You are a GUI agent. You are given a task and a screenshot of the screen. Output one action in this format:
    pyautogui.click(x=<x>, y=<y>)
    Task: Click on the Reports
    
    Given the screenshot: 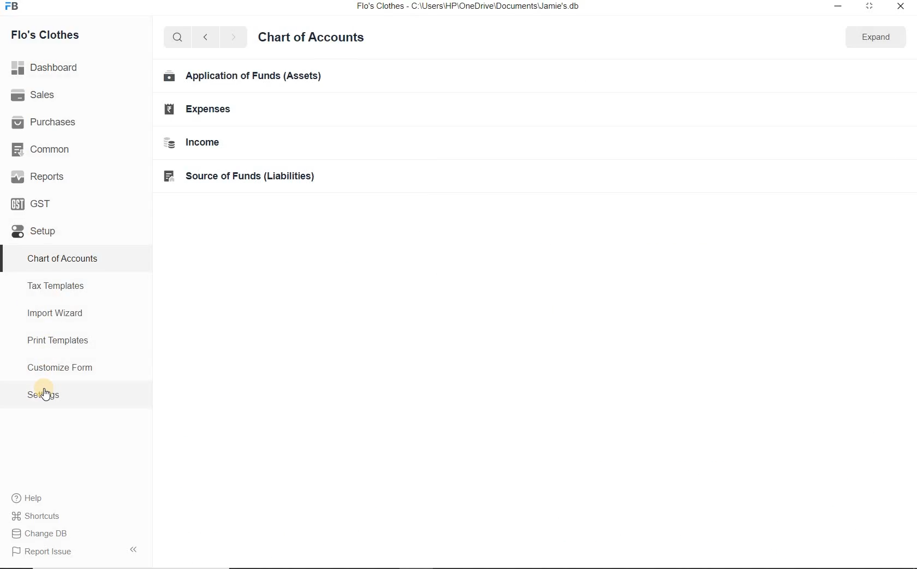 What is the action you would take?
    pyautogui.click(x=37, y=176)
    